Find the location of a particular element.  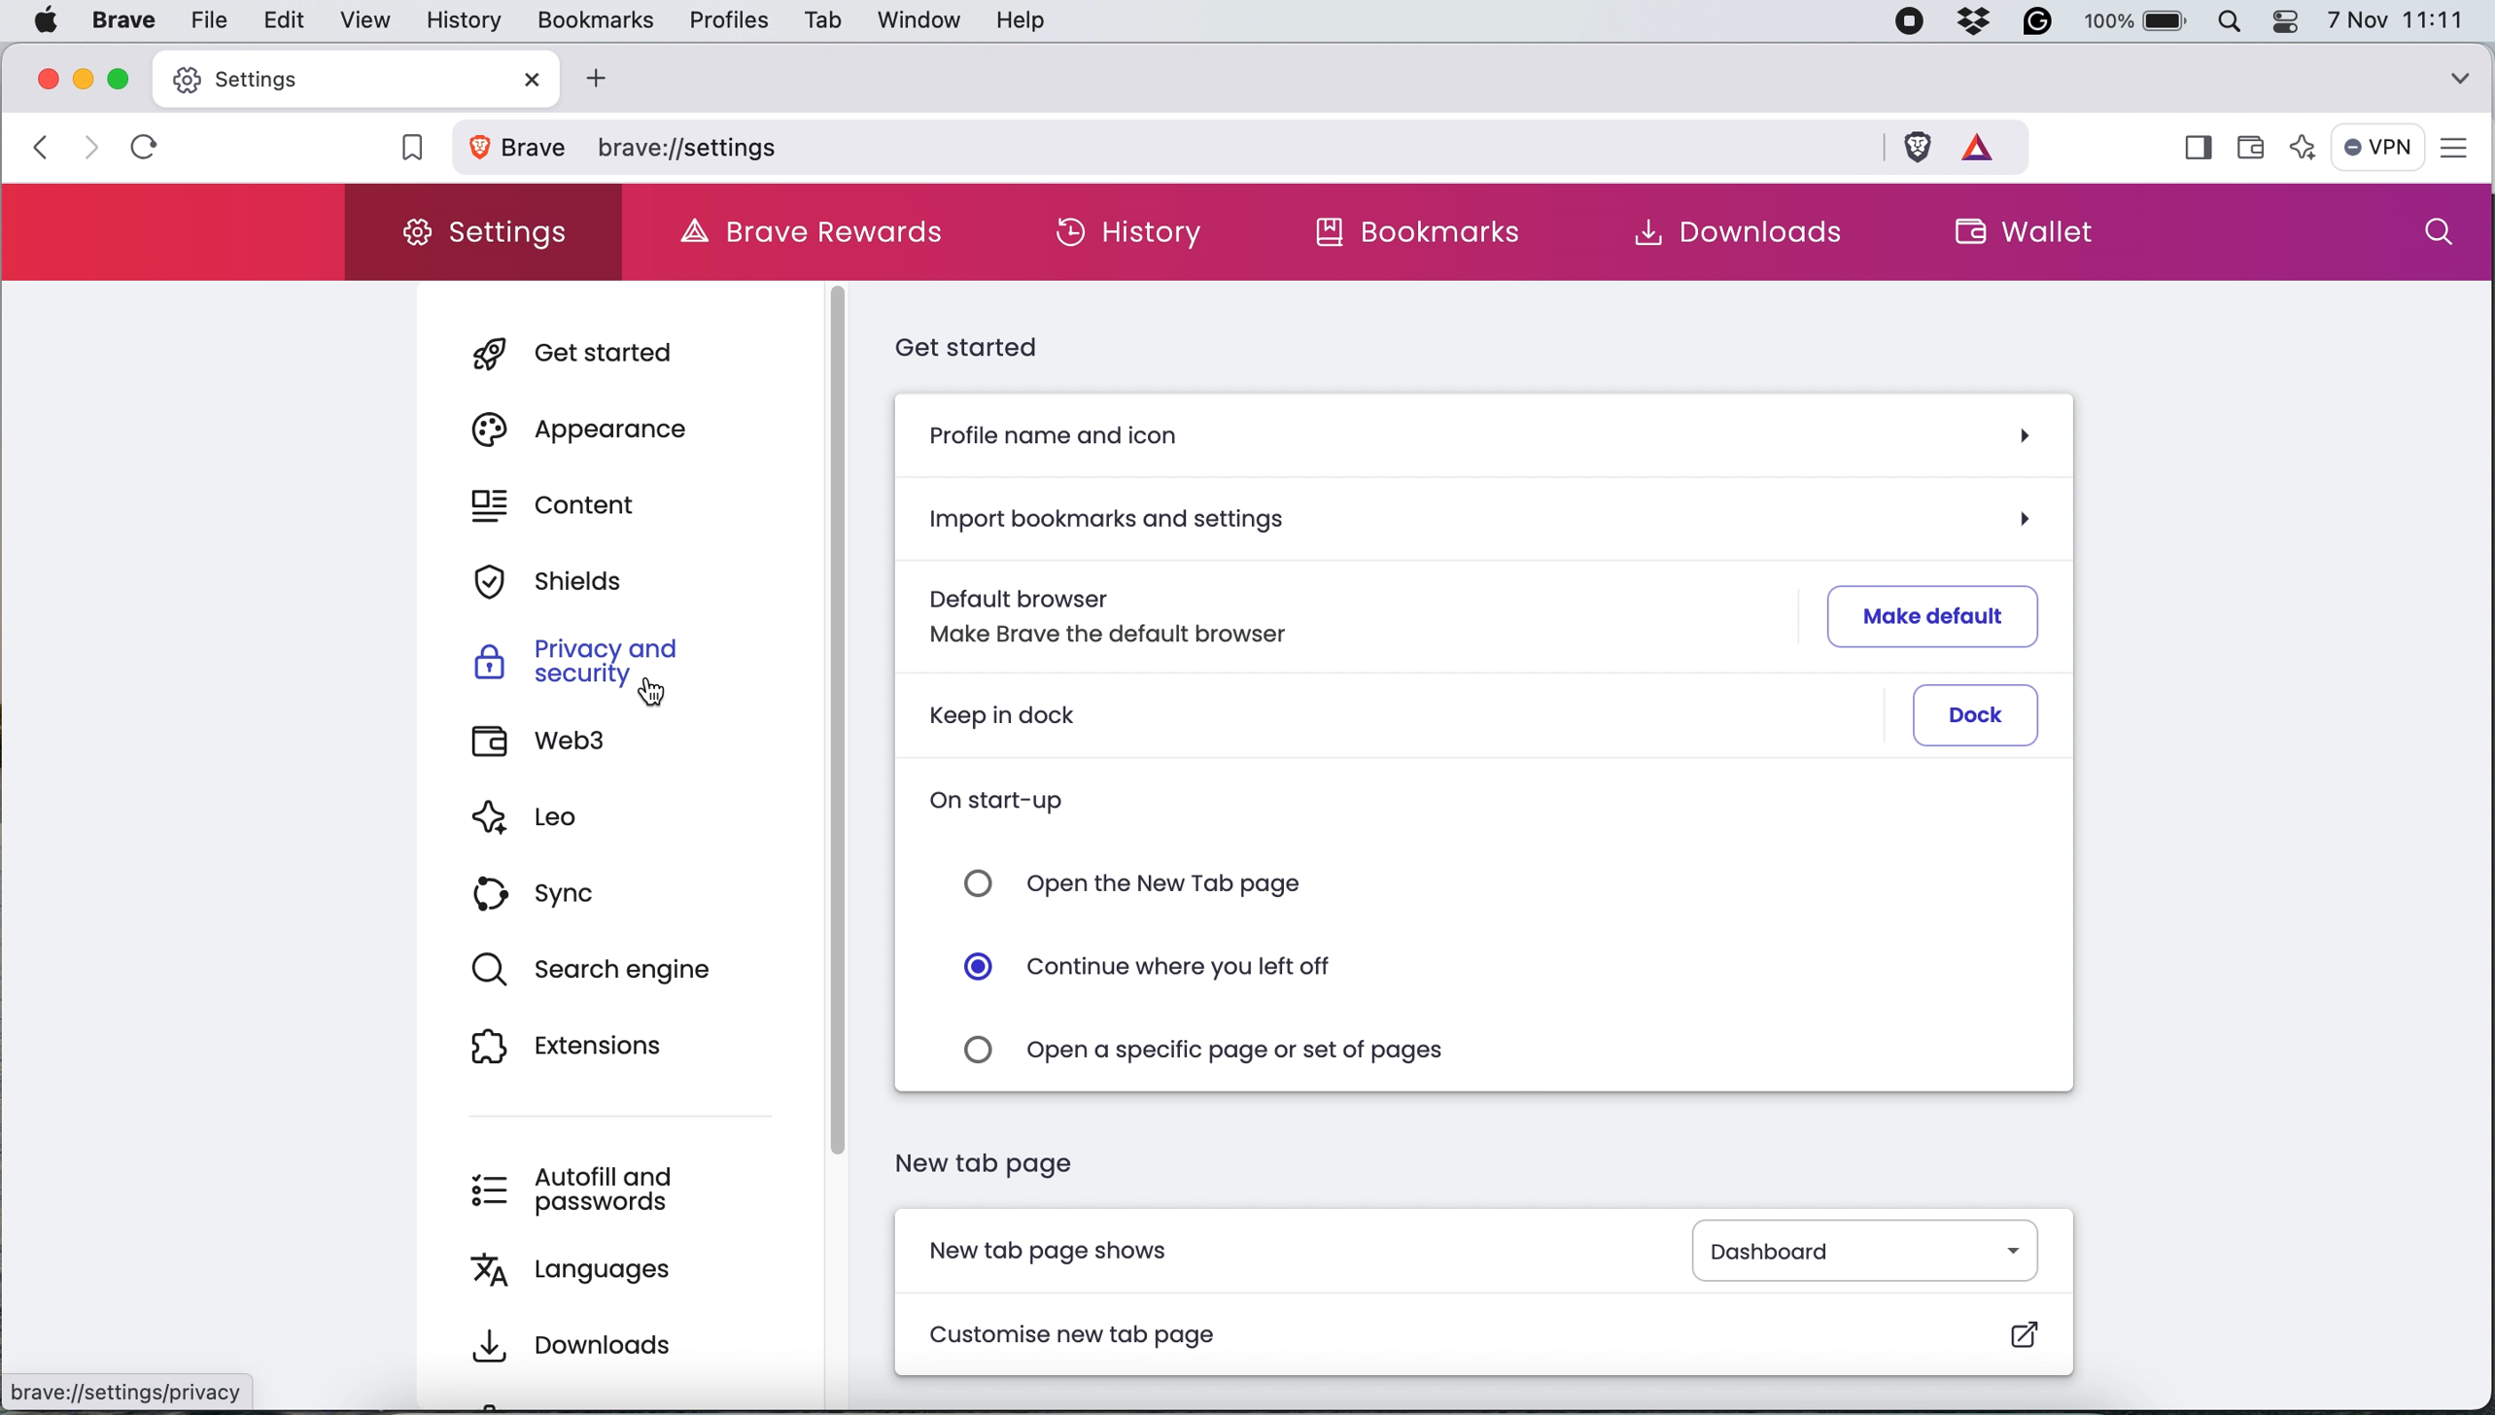

profiles is located at coordinates (725, 20).